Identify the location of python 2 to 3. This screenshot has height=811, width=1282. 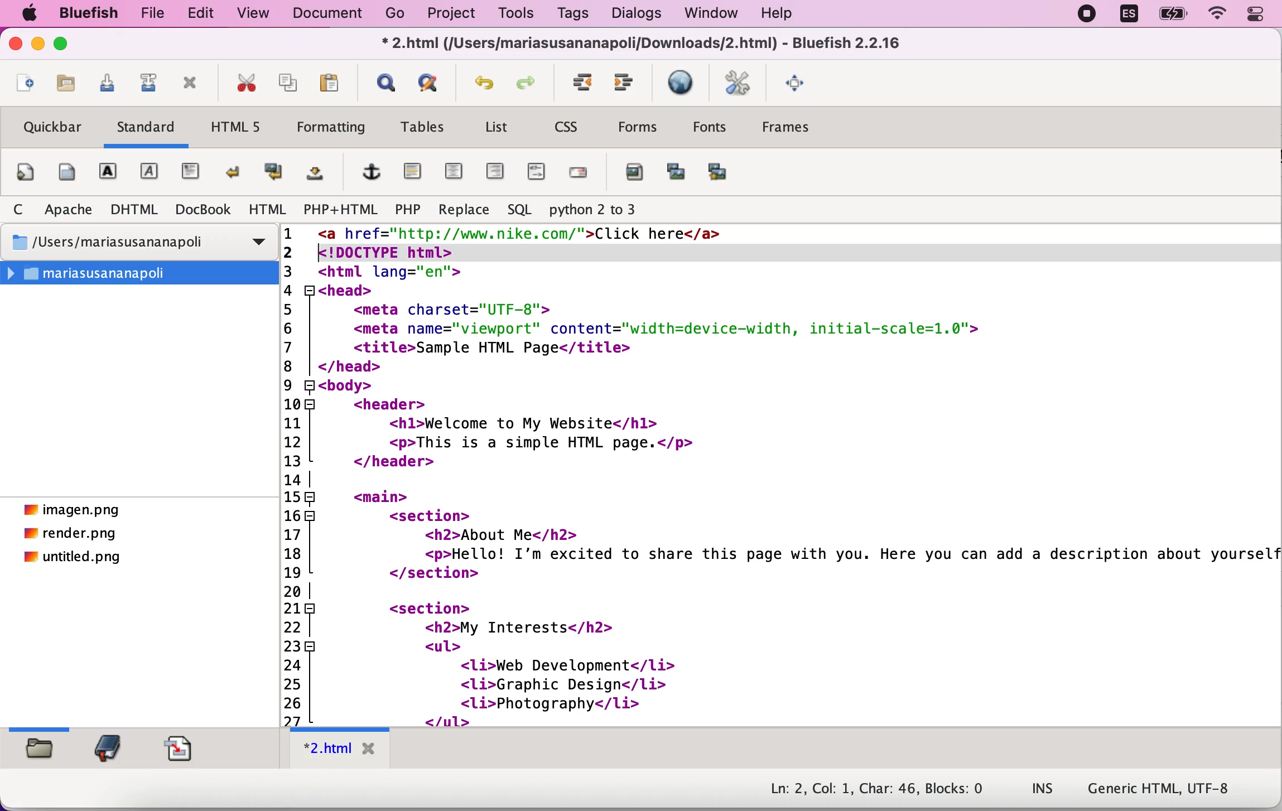
(591, 211).